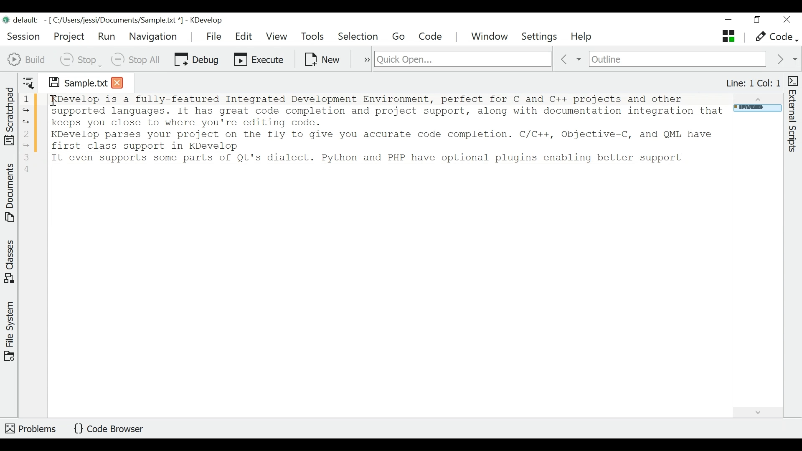 The image size is (802, 451). I want to click on Settings, so click(542, 37).